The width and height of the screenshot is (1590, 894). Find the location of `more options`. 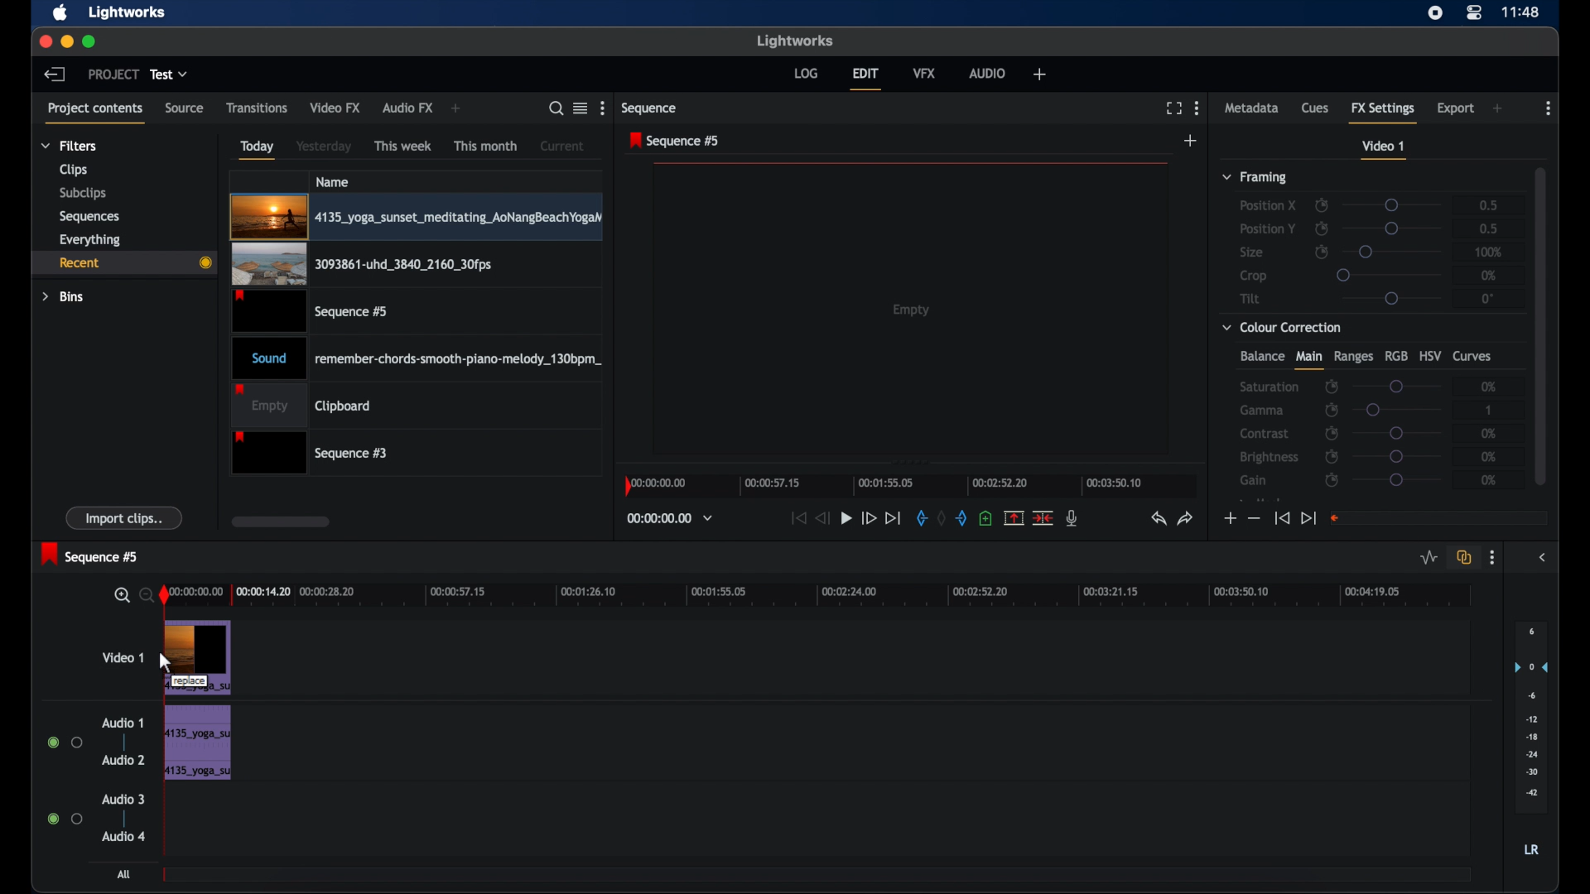

more options is located at coordinates (1197, 108).